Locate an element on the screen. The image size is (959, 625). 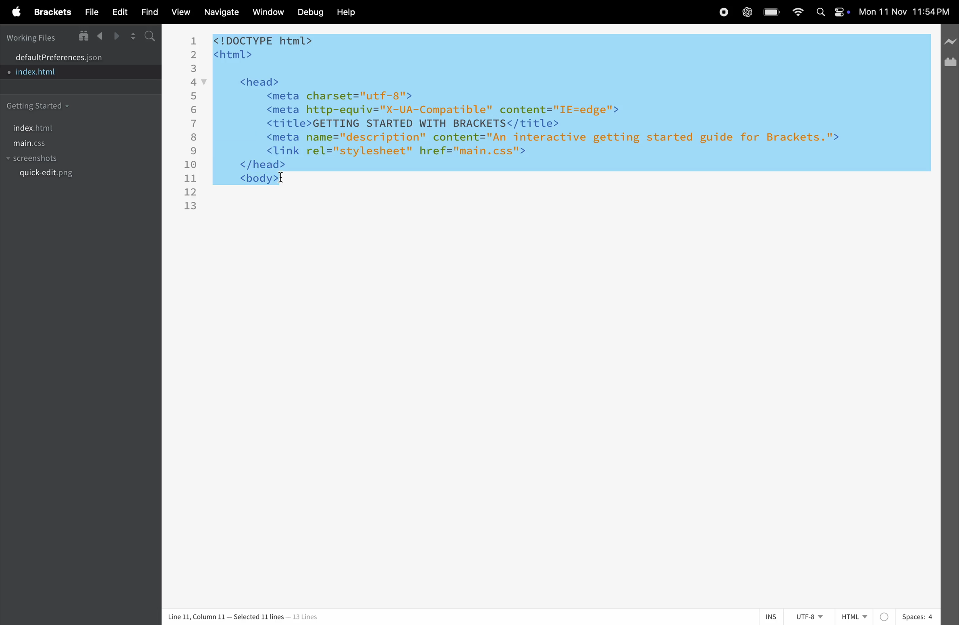
10 is located at coordinates (191, 165).